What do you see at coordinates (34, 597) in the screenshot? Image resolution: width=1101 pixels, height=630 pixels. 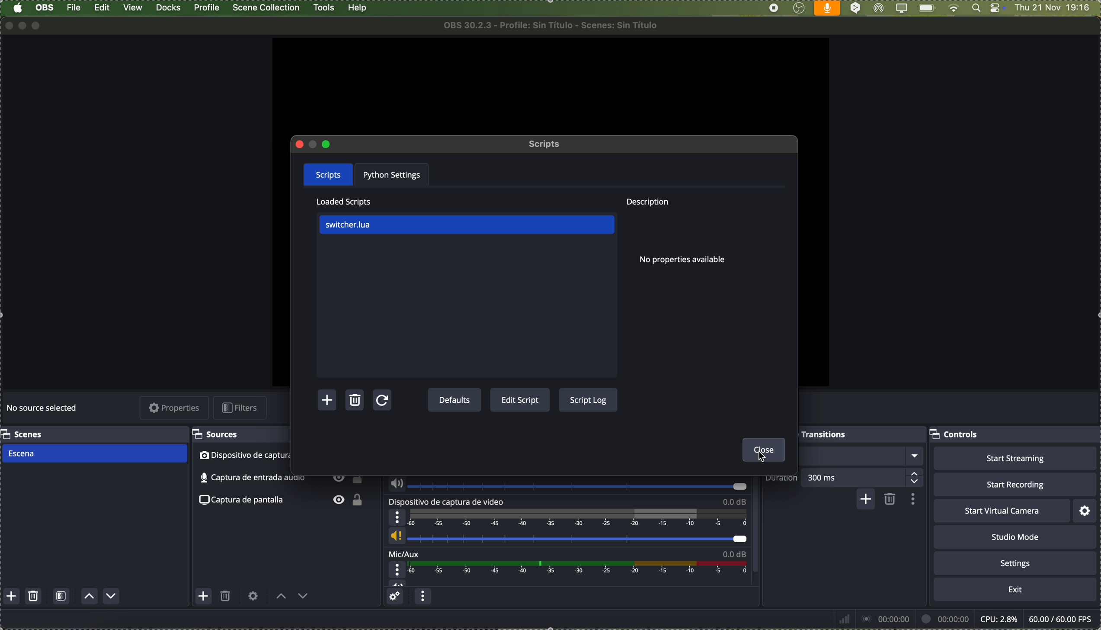 I see `remove selected scene` at bounding box center [34, 597].